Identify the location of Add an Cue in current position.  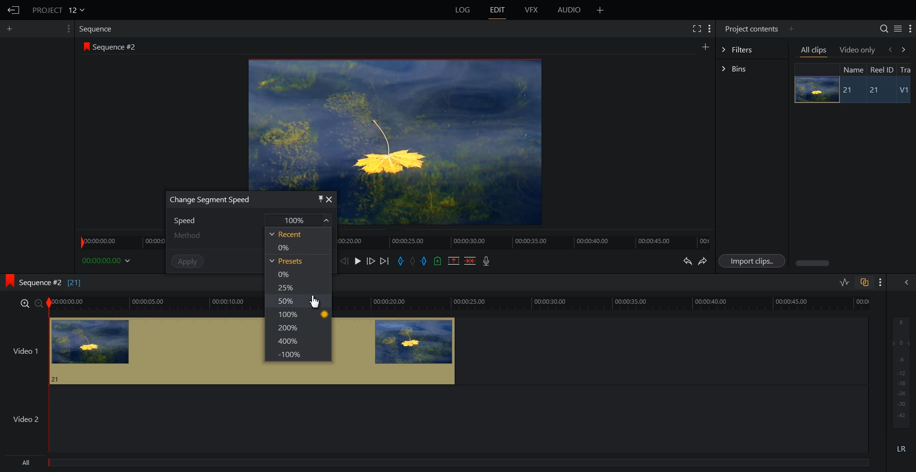
(438, 261).